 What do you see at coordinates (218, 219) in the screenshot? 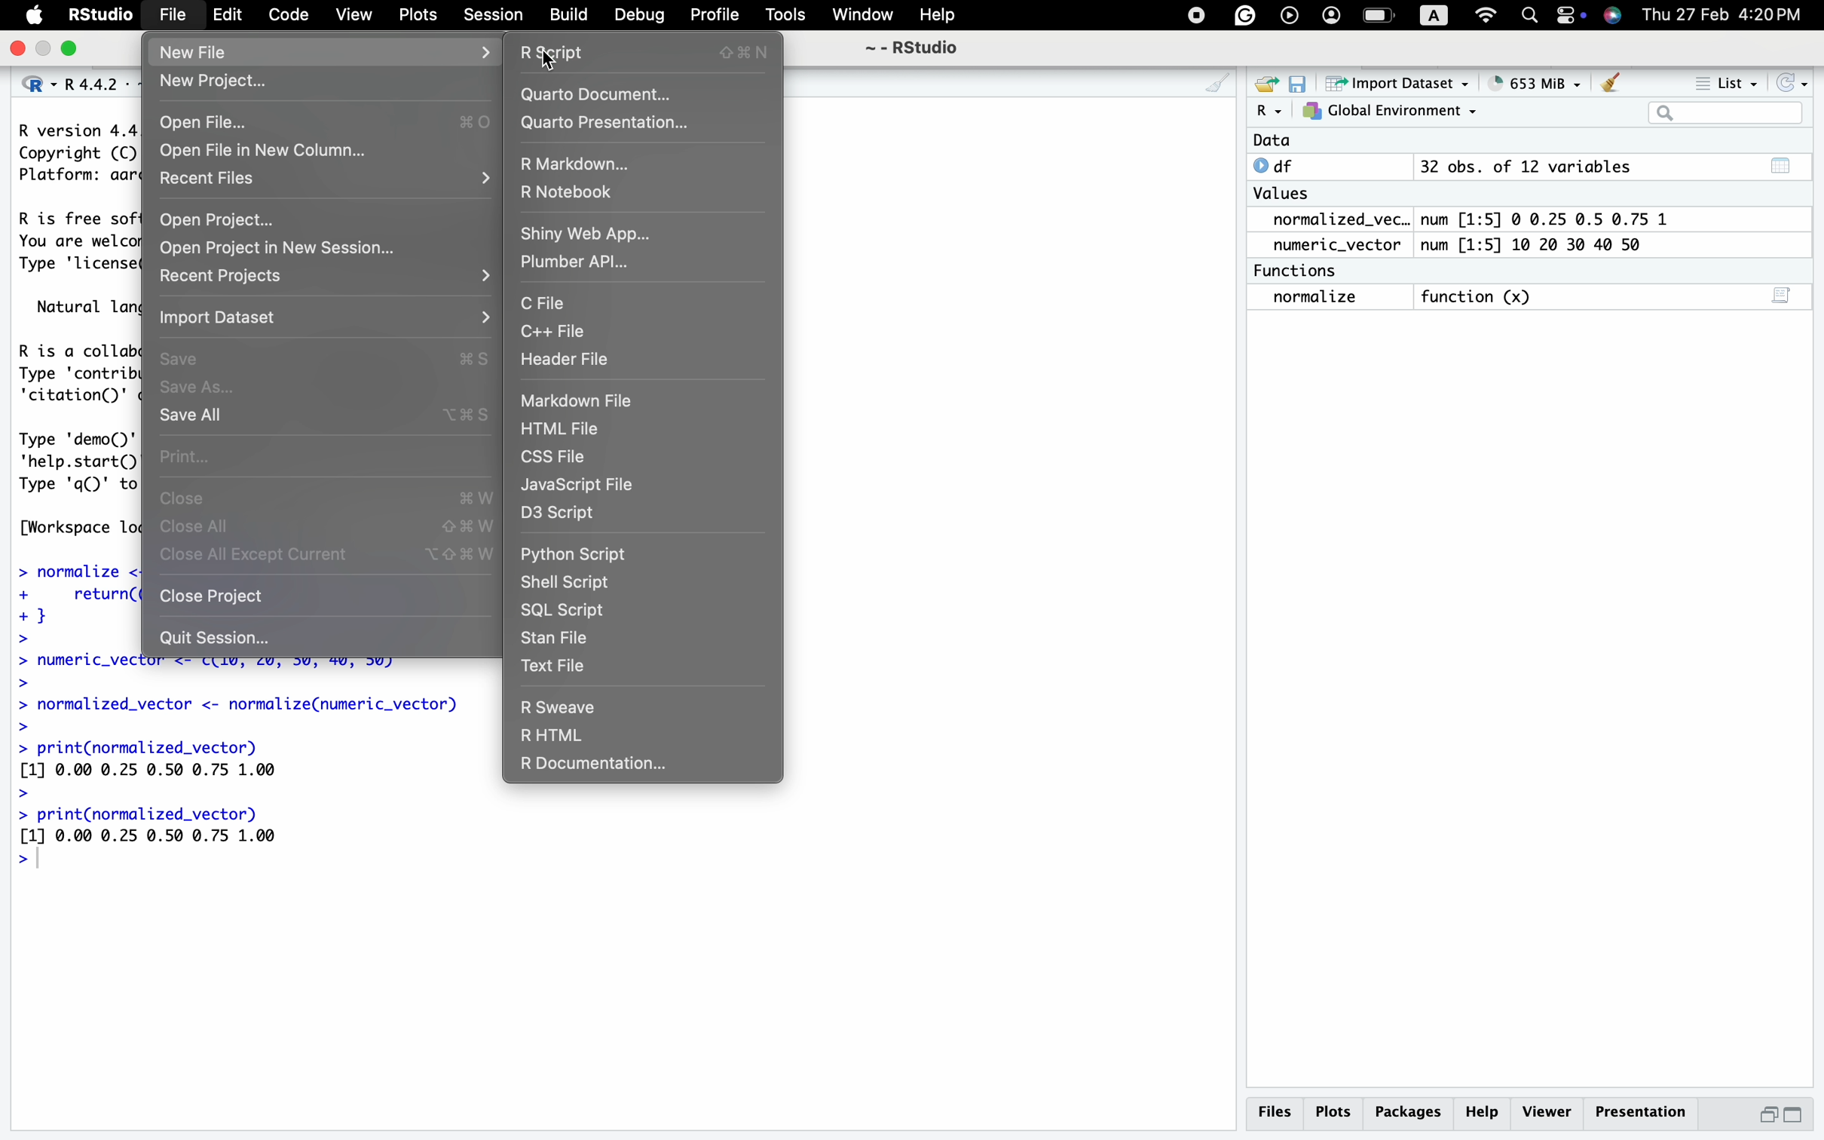
I see `Open Project` at bounding box center [218, 219].